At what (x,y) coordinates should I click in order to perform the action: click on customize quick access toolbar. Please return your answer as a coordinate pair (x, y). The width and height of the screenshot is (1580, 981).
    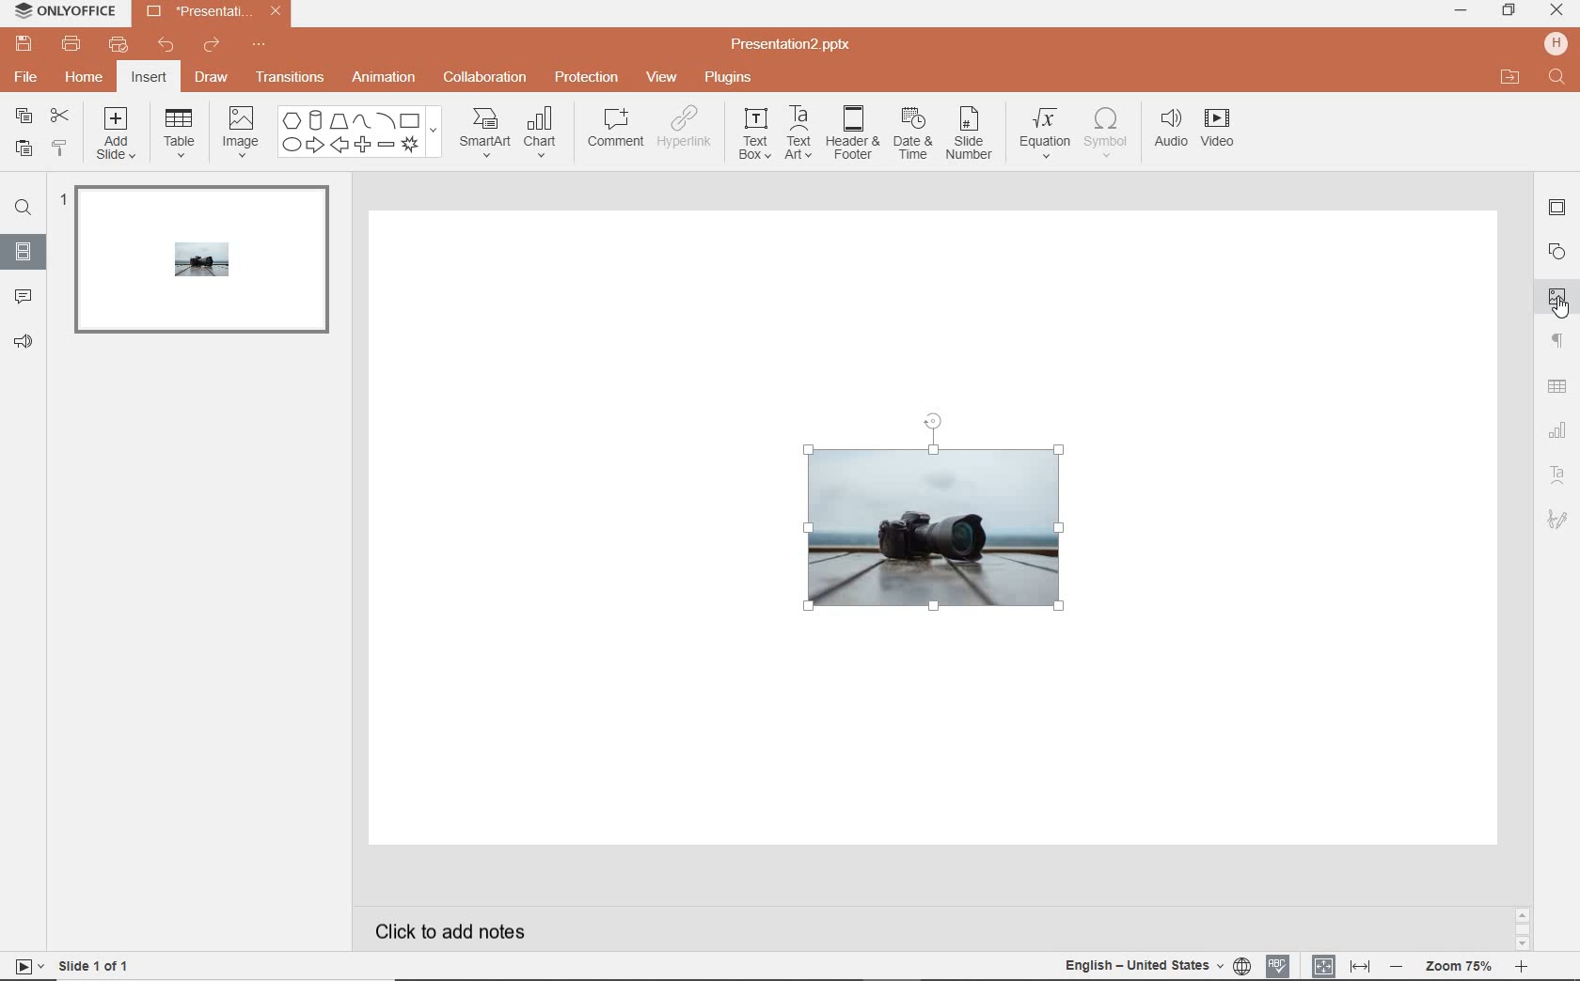
    Looking at the image, I should click on (270, 48).